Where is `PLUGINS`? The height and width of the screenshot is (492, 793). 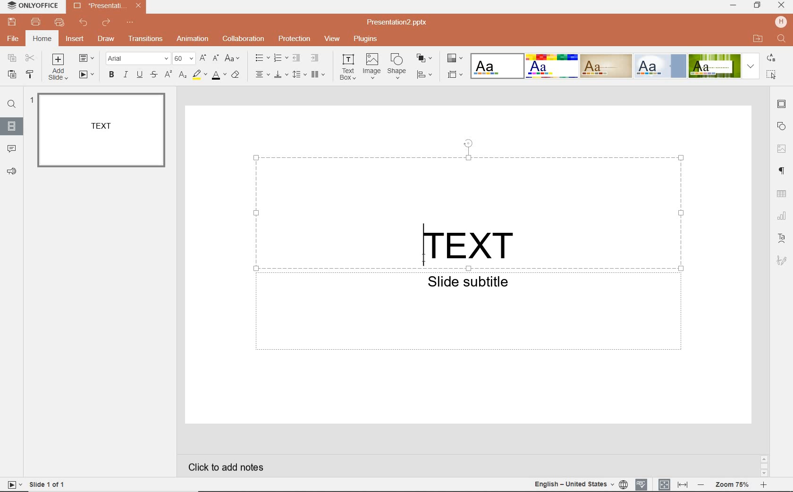 PLUGINS is located at coordinates (365, 38).